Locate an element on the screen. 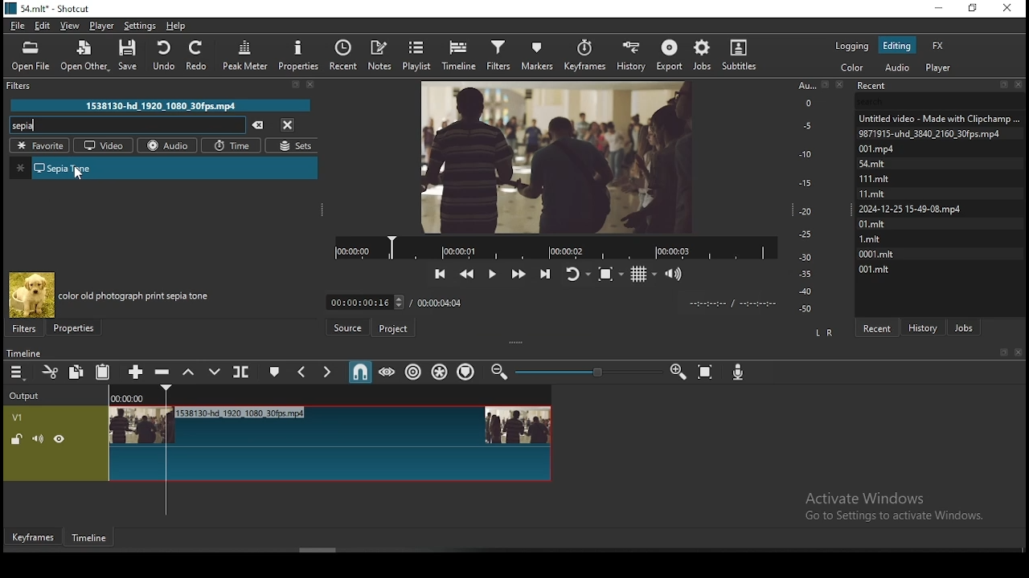 The width and height of the screenshot is (1029, 578). paste is located at coordinates (105, 372).